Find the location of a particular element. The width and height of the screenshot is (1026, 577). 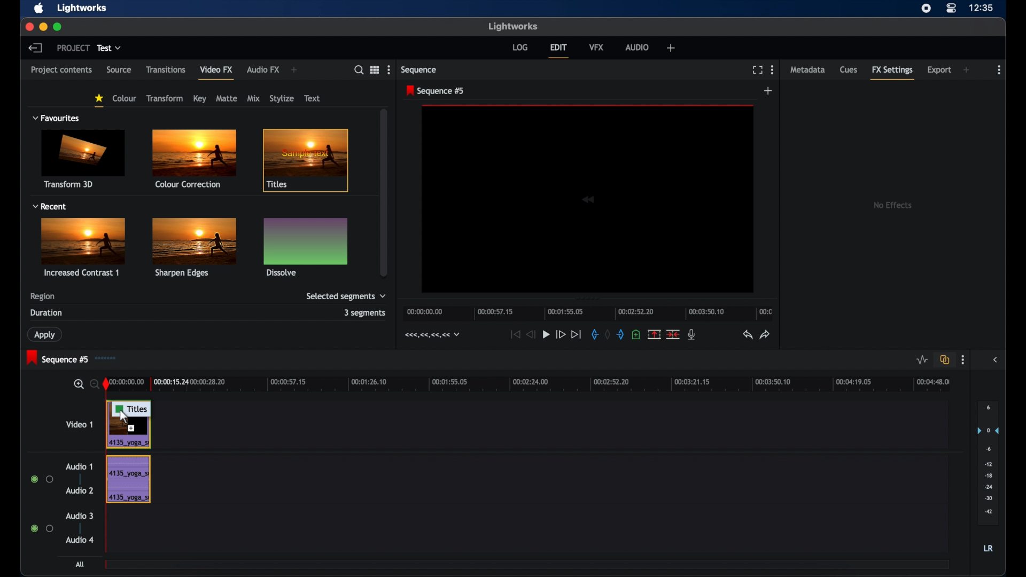

radio buttons is located at coordinates (41, 528).